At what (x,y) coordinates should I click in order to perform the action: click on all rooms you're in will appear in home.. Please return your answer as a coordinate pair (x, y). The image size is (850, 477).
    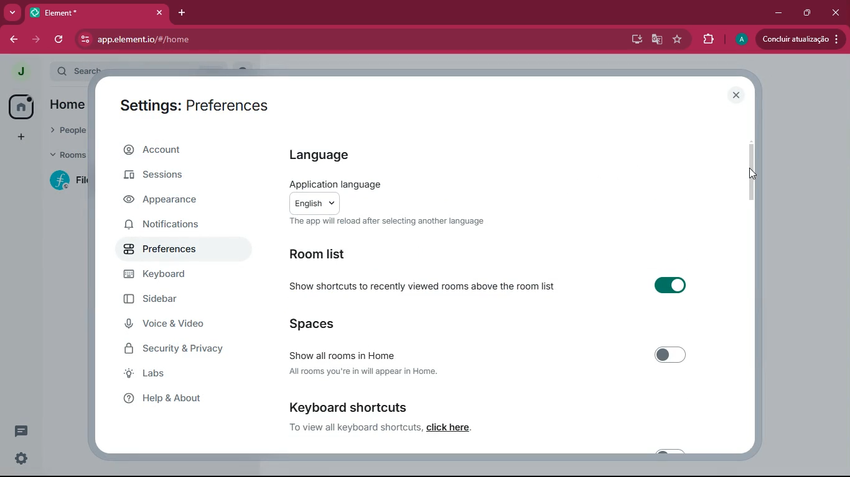
    Looking at the image, I should click on (364, 371).